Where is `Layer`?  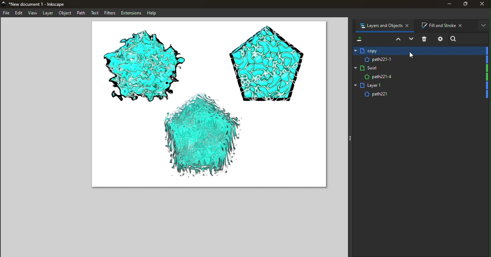
Layer is located at coordinates (421, 68).